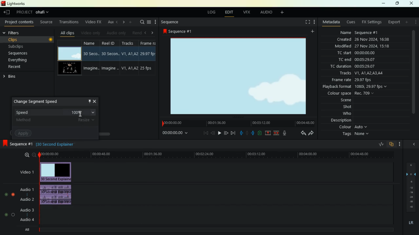  I want to click on more, so click(400, 144).